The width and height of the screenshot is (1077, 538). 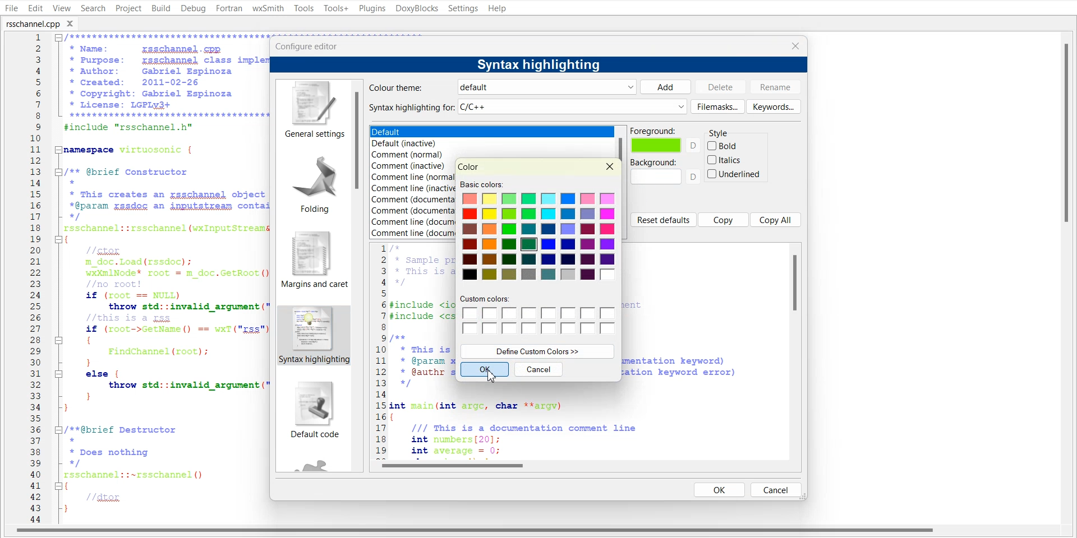 I want to click on Edit, so click(x=35, y=8).